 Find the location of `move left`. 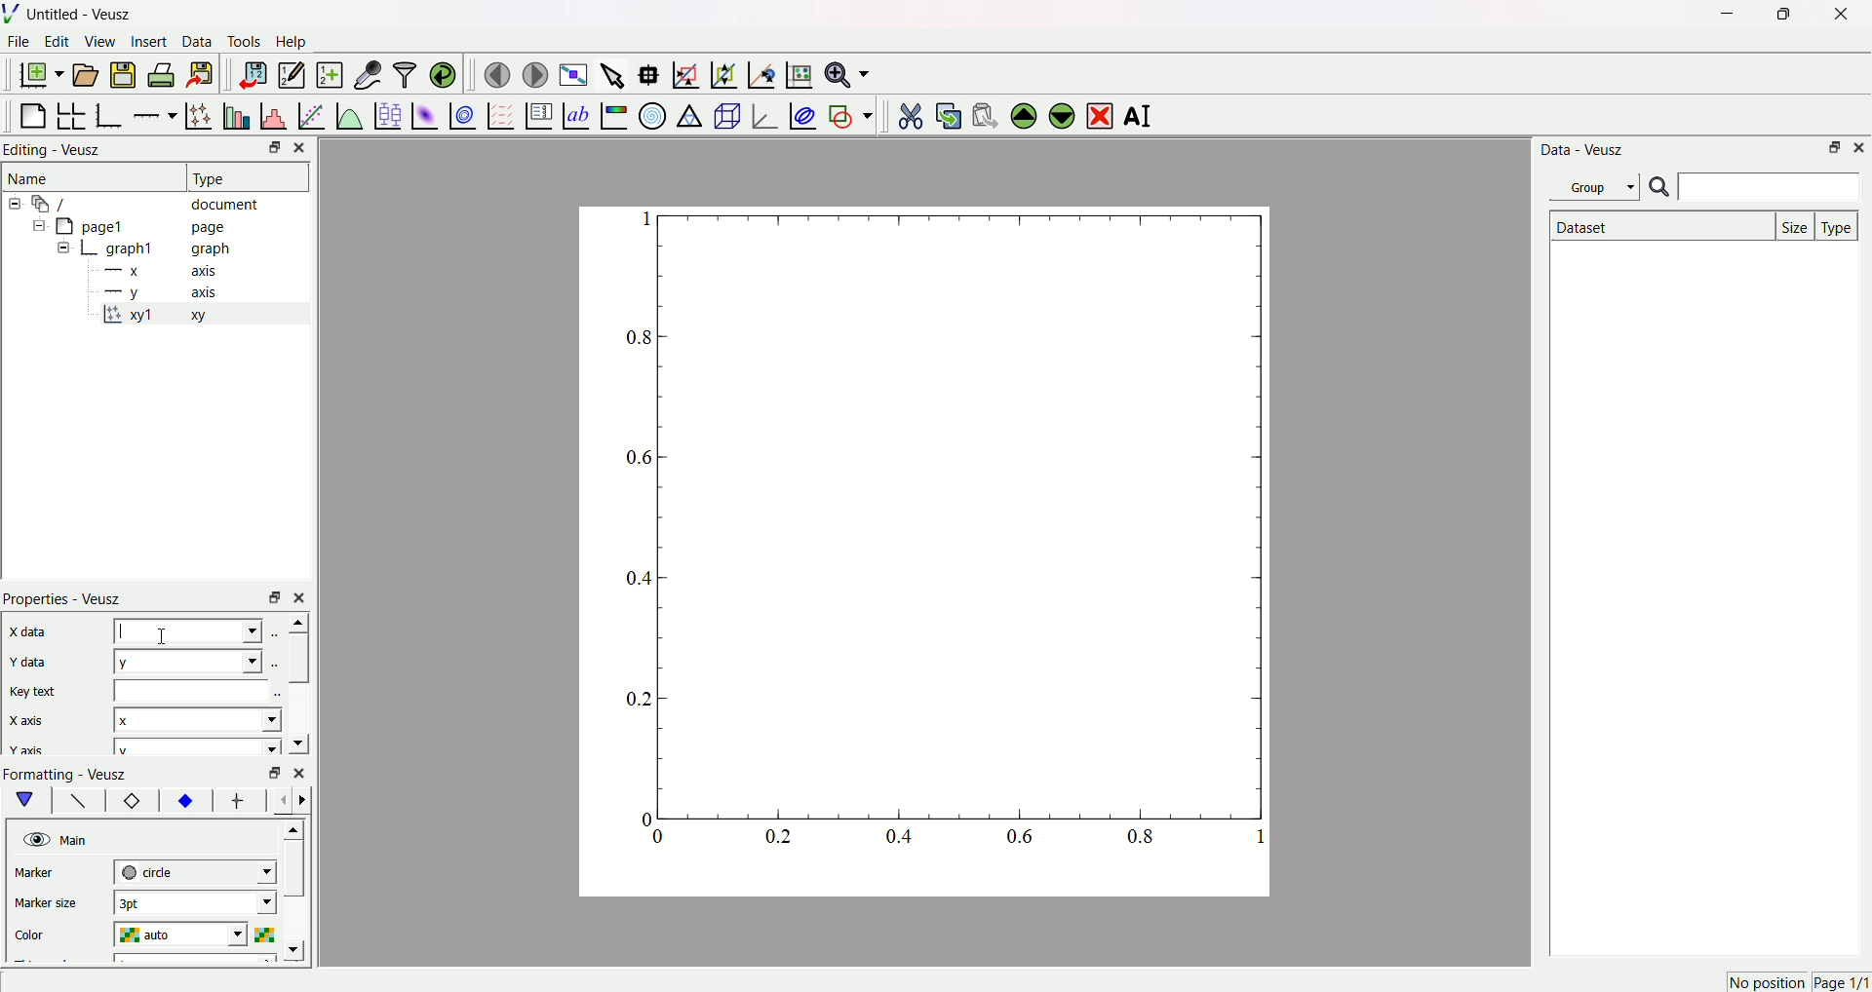

move left is located at coordinates (285, 800).